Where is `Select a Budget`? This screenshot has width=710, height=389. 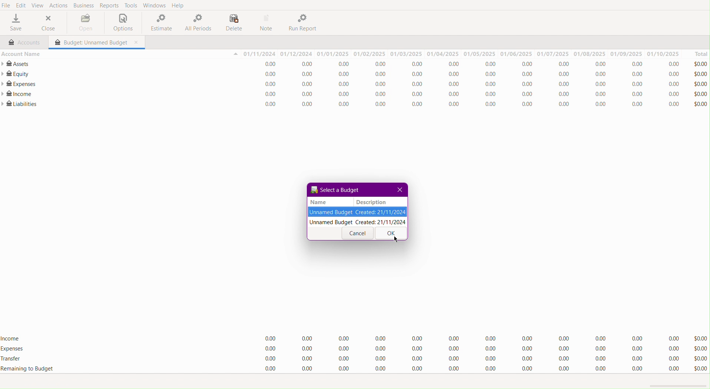 Select a Budget is located at coordinates (335, 190).